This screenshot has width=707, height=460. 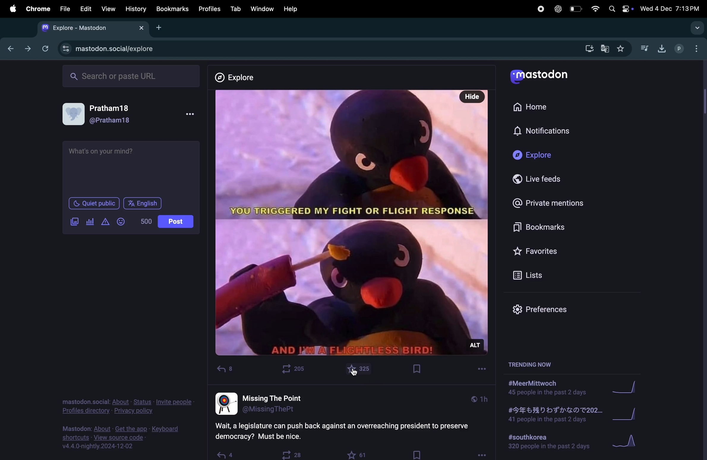 What do you see at coordinates (355, 453) in the screenshot?
I see `like` at bounding box center [355, 453].